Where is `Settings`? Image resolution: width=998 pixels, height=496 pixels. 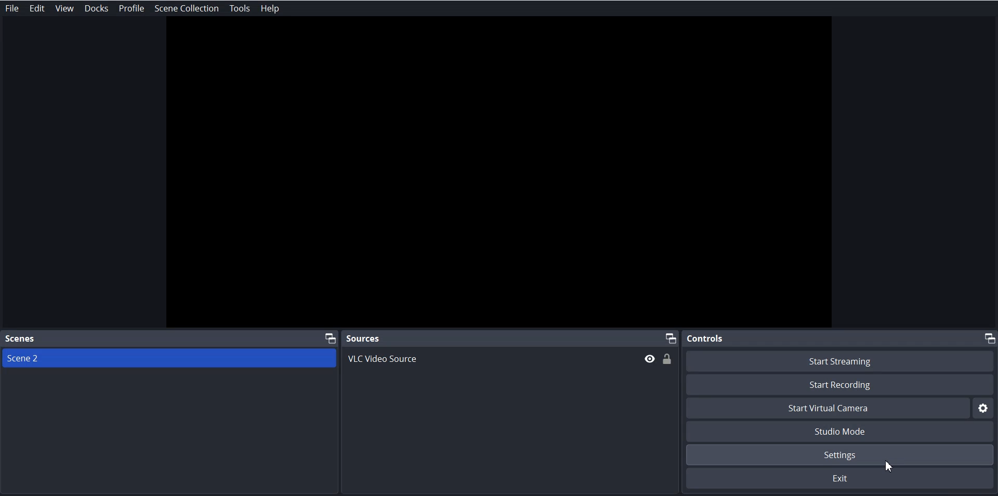 Settings is located at coordinates (842, 455).